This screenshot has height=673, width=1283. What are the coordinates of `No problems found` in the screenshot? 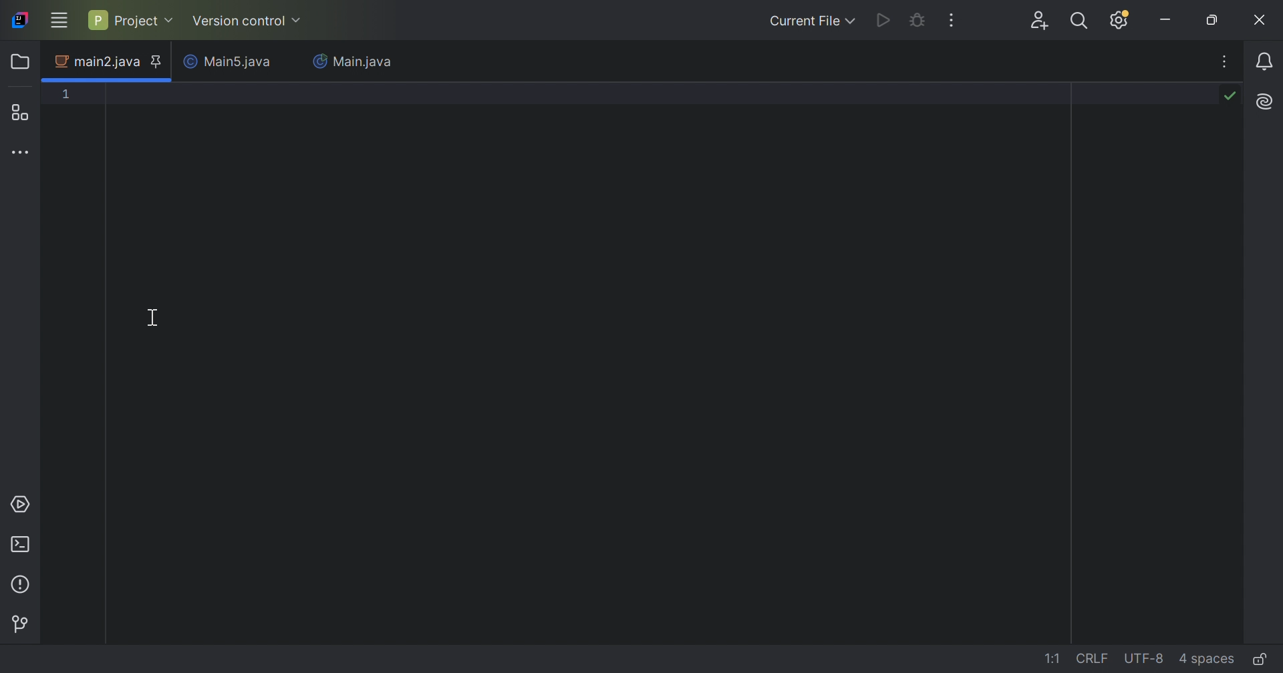 It's located at (1229, 94).